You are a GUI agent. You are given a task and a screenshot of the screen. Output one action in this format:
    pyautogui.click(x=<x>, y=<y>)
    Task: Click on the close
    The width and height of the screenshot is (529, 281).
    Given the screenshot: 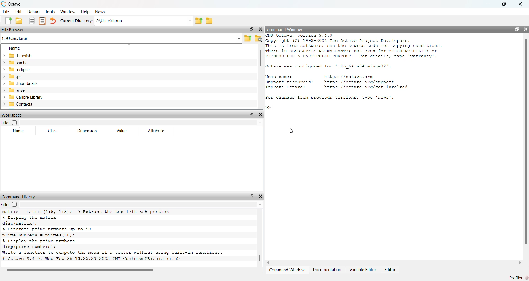 What is the action you would take?
    pyautogui.click(x=261, y=114)
    